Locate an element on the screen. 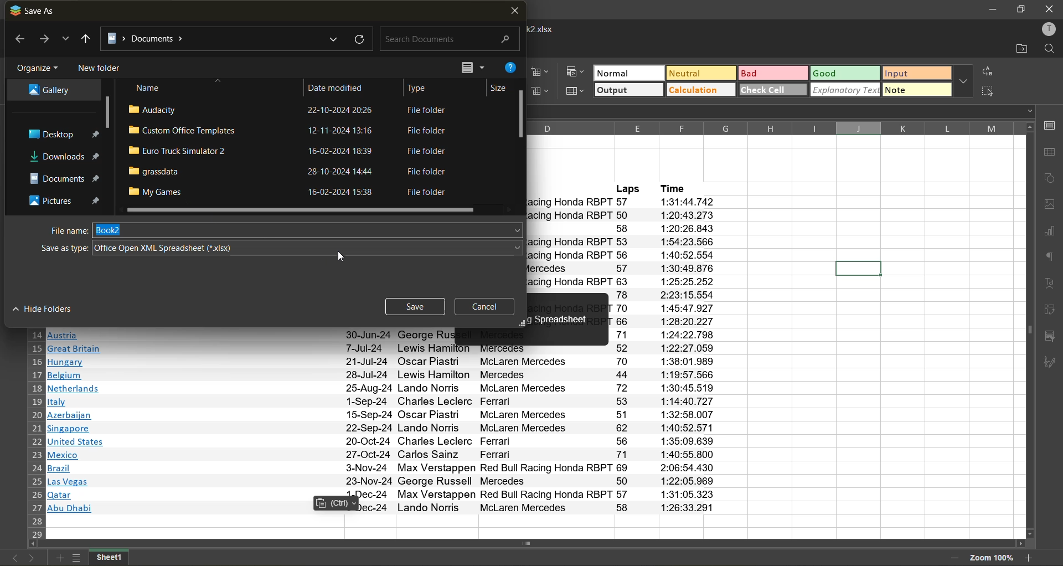  call settings is located at coordinates (1051, 126).